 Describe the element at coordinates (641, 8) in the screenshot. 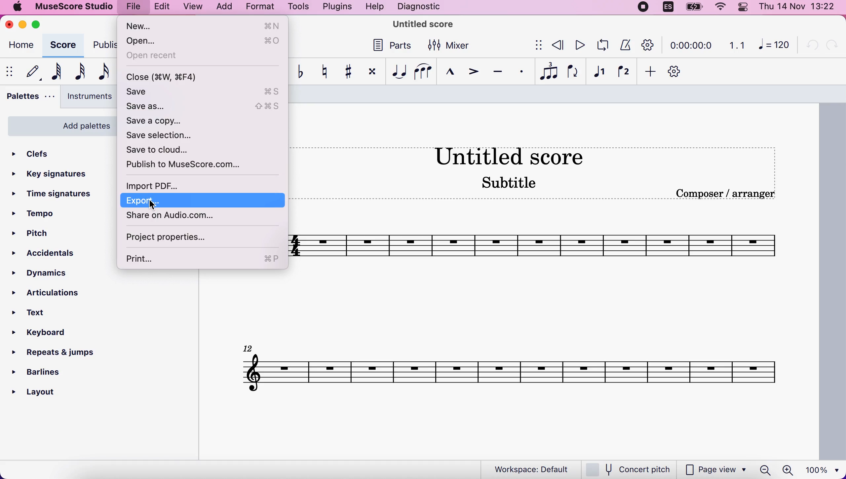

I see `recording stopped` at that location.